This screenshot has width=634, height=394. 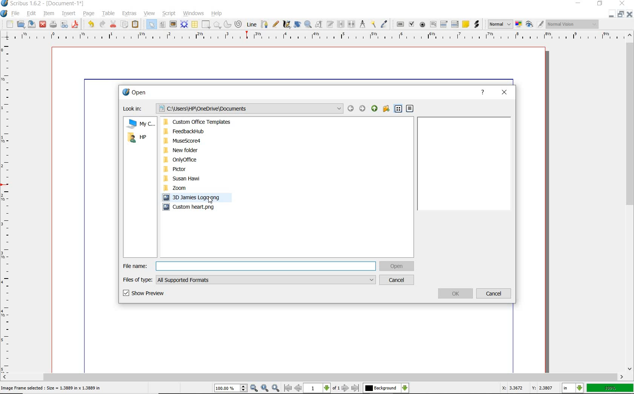 What do you see at coordinates (323, 389) in the screenshot?
I see `1 of 1` at bounding box center [323, 389].